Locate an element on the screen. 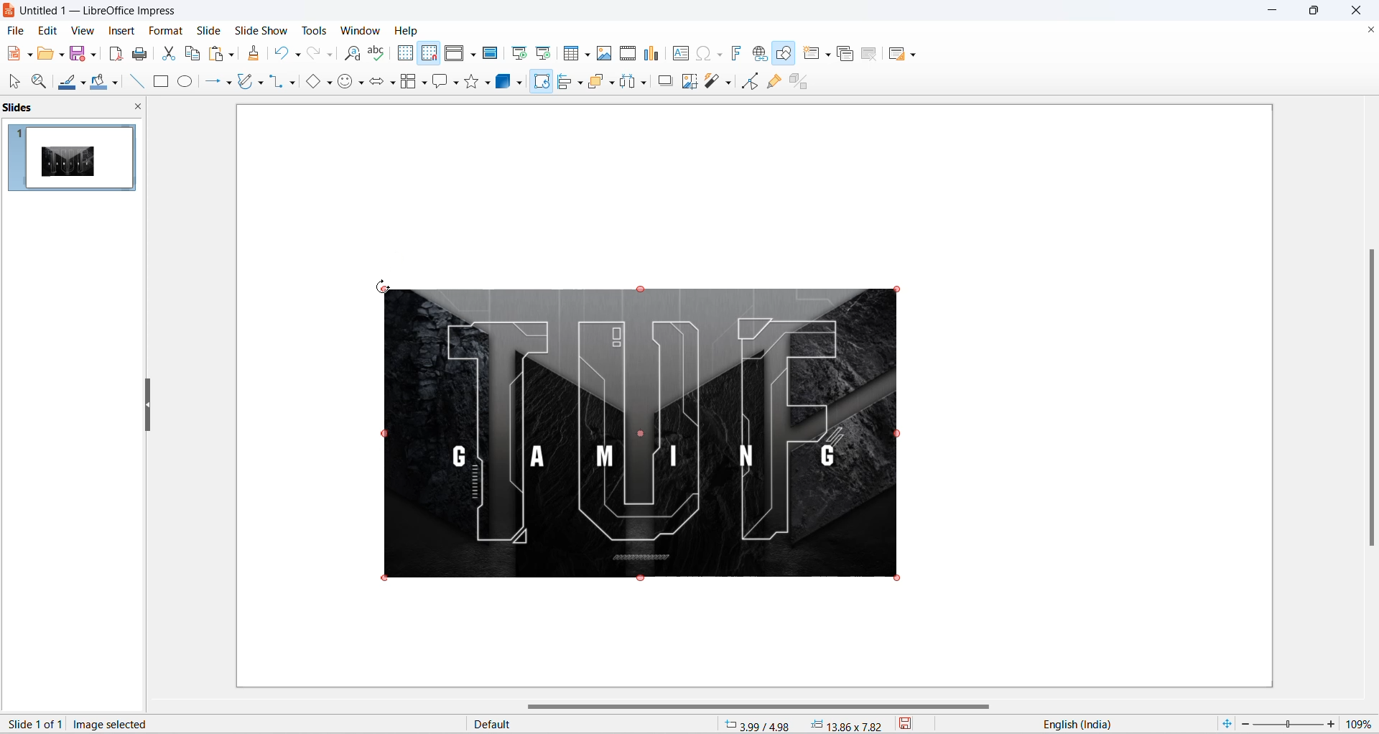 The height and width of the screenshot is (734, 1379). find and replace is located at coordinates (355, 54).